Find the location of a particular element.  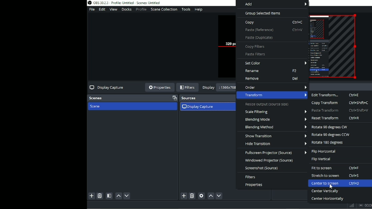

Set color is located at coordinates (275, 63).